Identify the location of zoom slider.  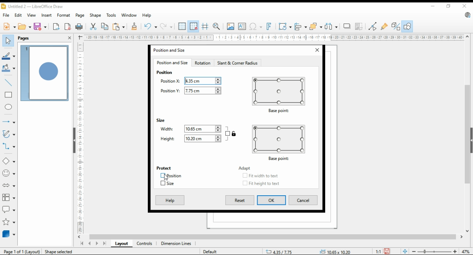
(435, 251).